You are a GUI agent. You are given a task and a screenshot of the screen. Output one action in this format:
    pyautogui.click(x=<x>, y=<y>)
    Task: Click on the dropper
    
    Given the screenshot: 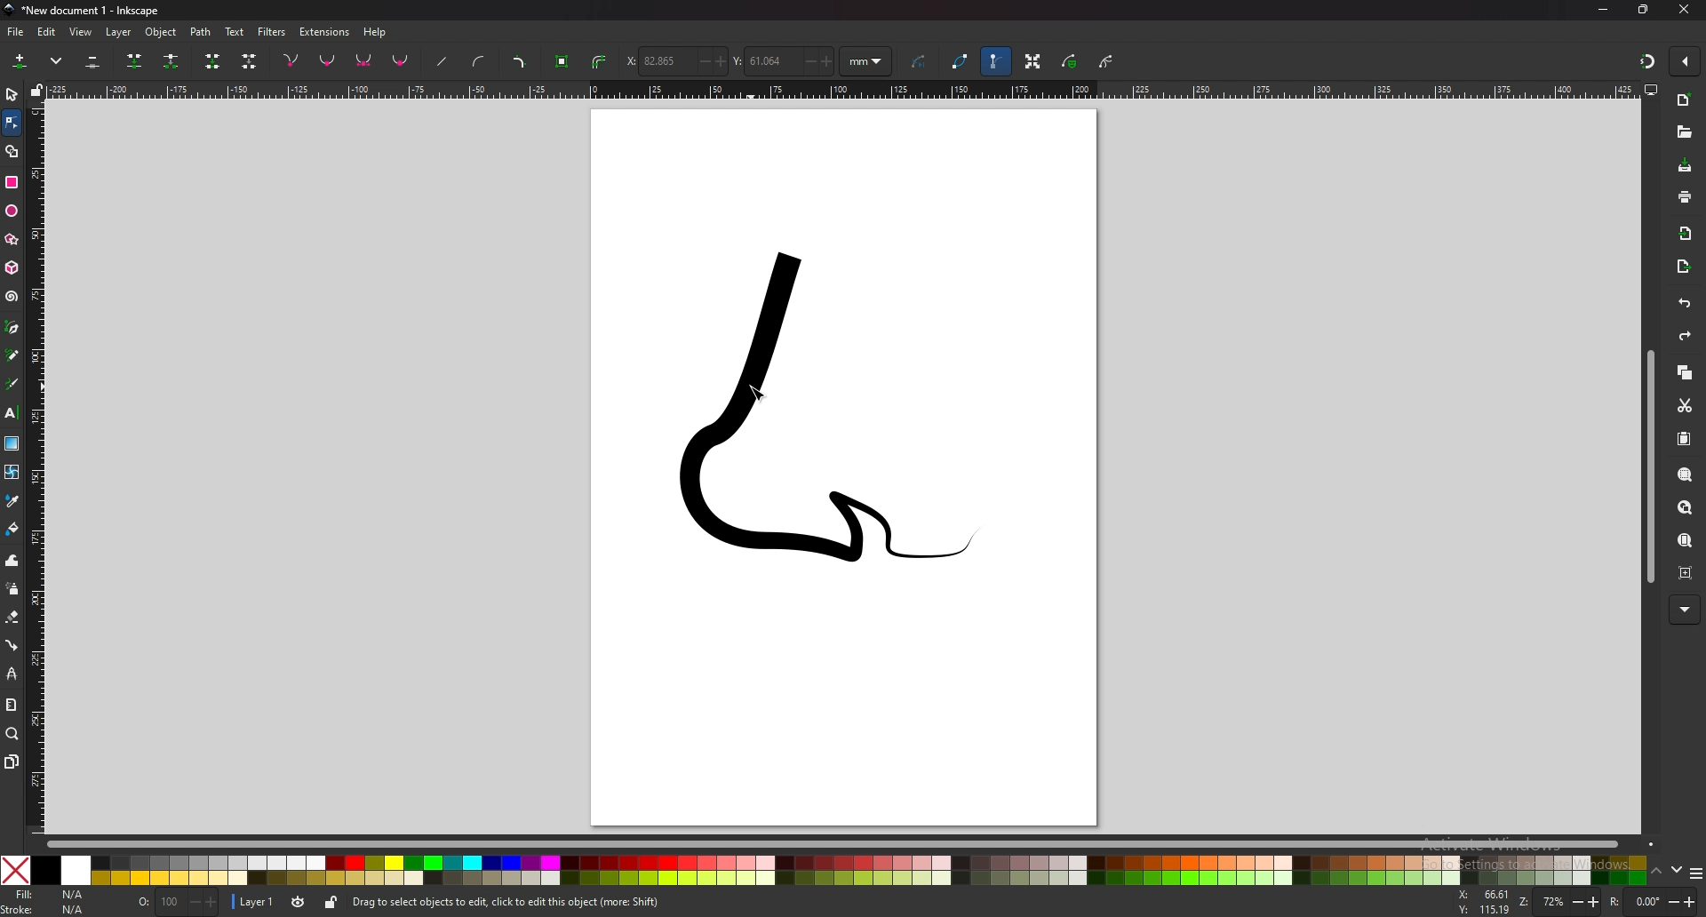 What is the action you would take?
    pyautogui.click(x=12, y=501)
    